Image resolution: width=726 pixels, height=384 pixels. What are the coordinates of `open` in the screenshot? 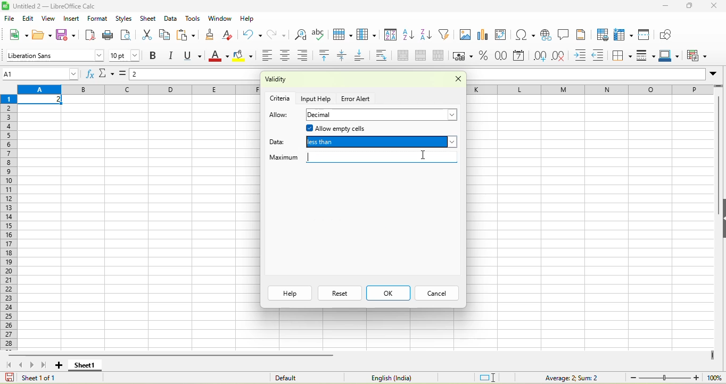 It's located at (42, 34).